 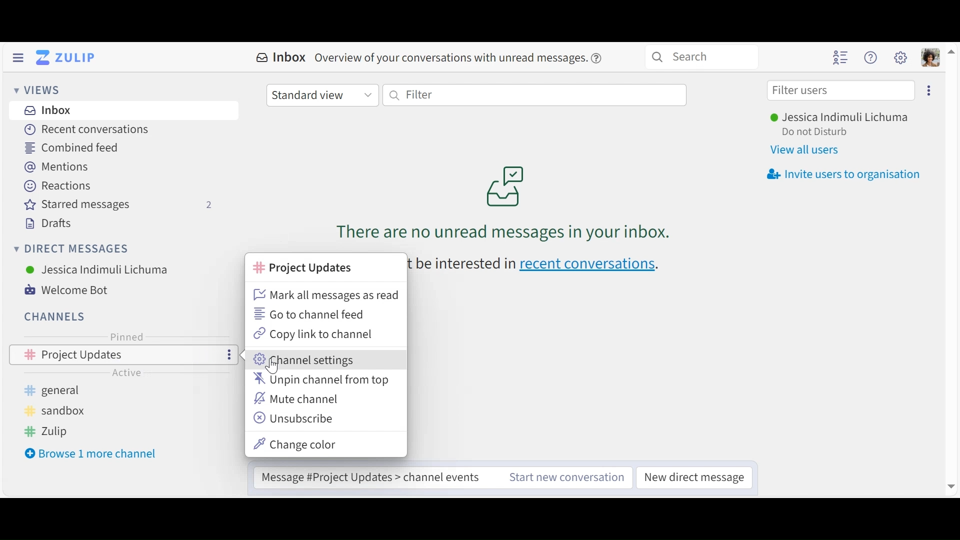 What do you see at coordinates (429, 58) in the screenshot?
I see `Inbox` at bounding box center [429, 58].